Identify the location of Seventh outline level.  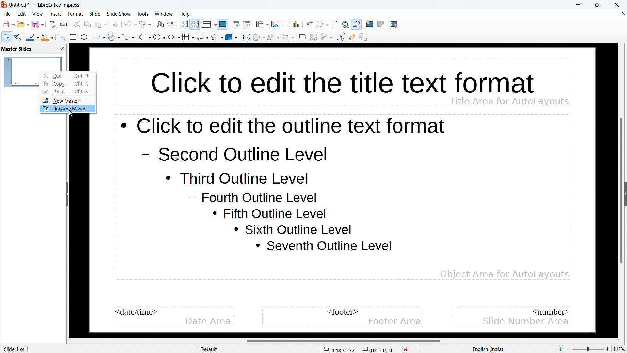
(324, 247).